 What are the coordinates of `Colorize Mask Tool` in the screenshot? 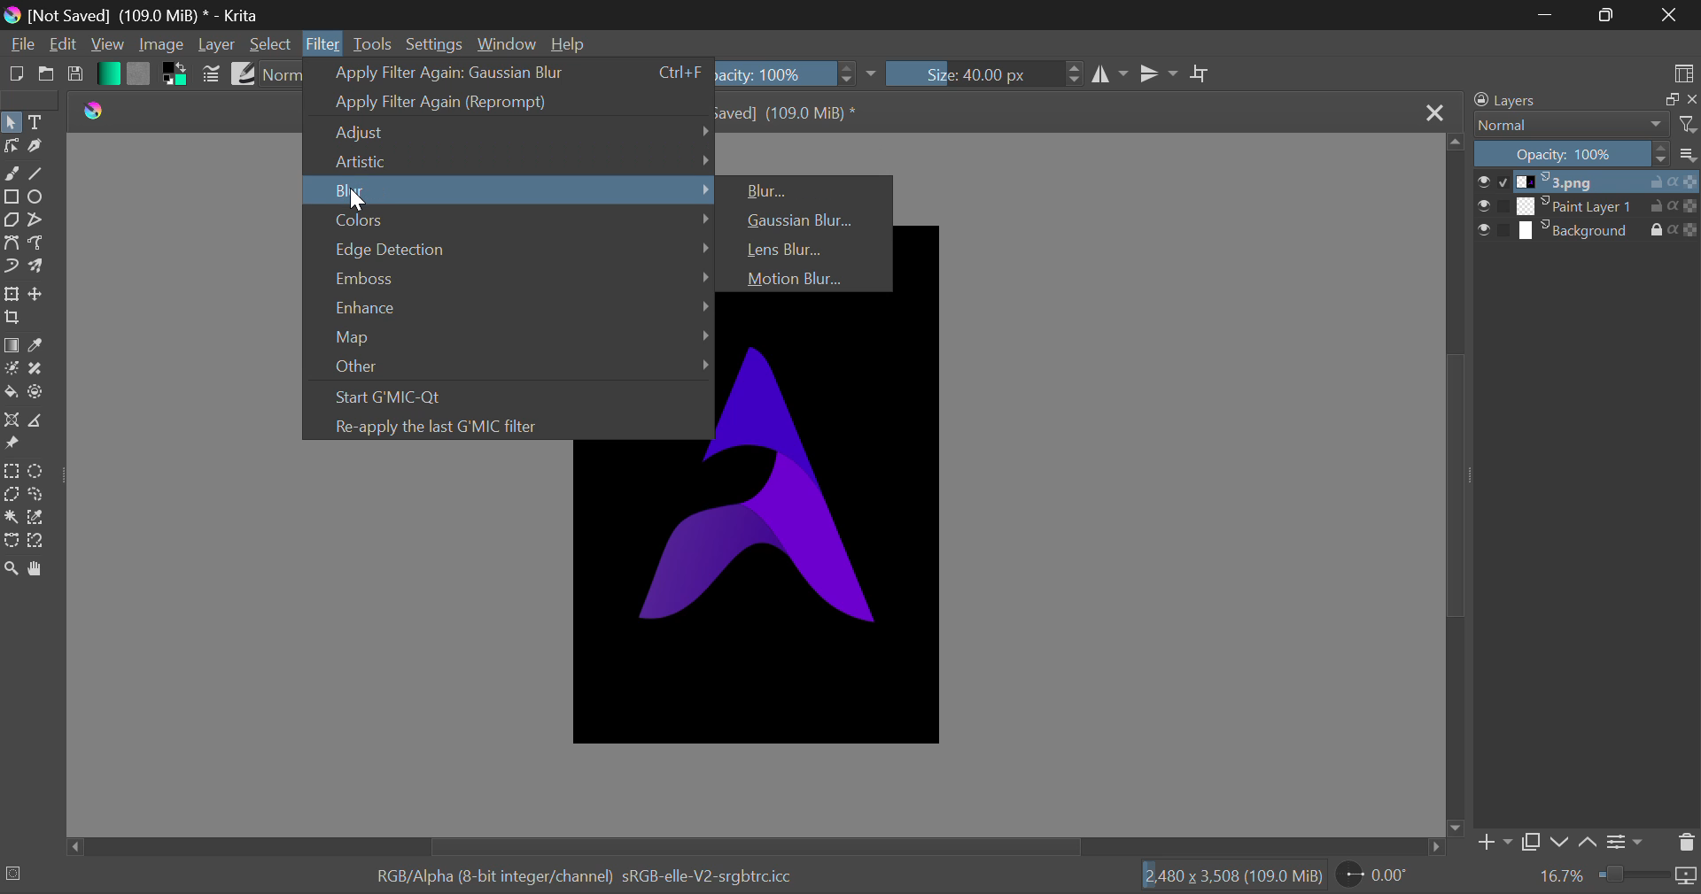 It's located at (11, 368).